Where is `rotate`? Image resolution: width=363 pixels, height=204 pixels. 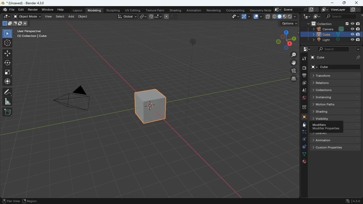
rotate is located at coordinates (7, 63).